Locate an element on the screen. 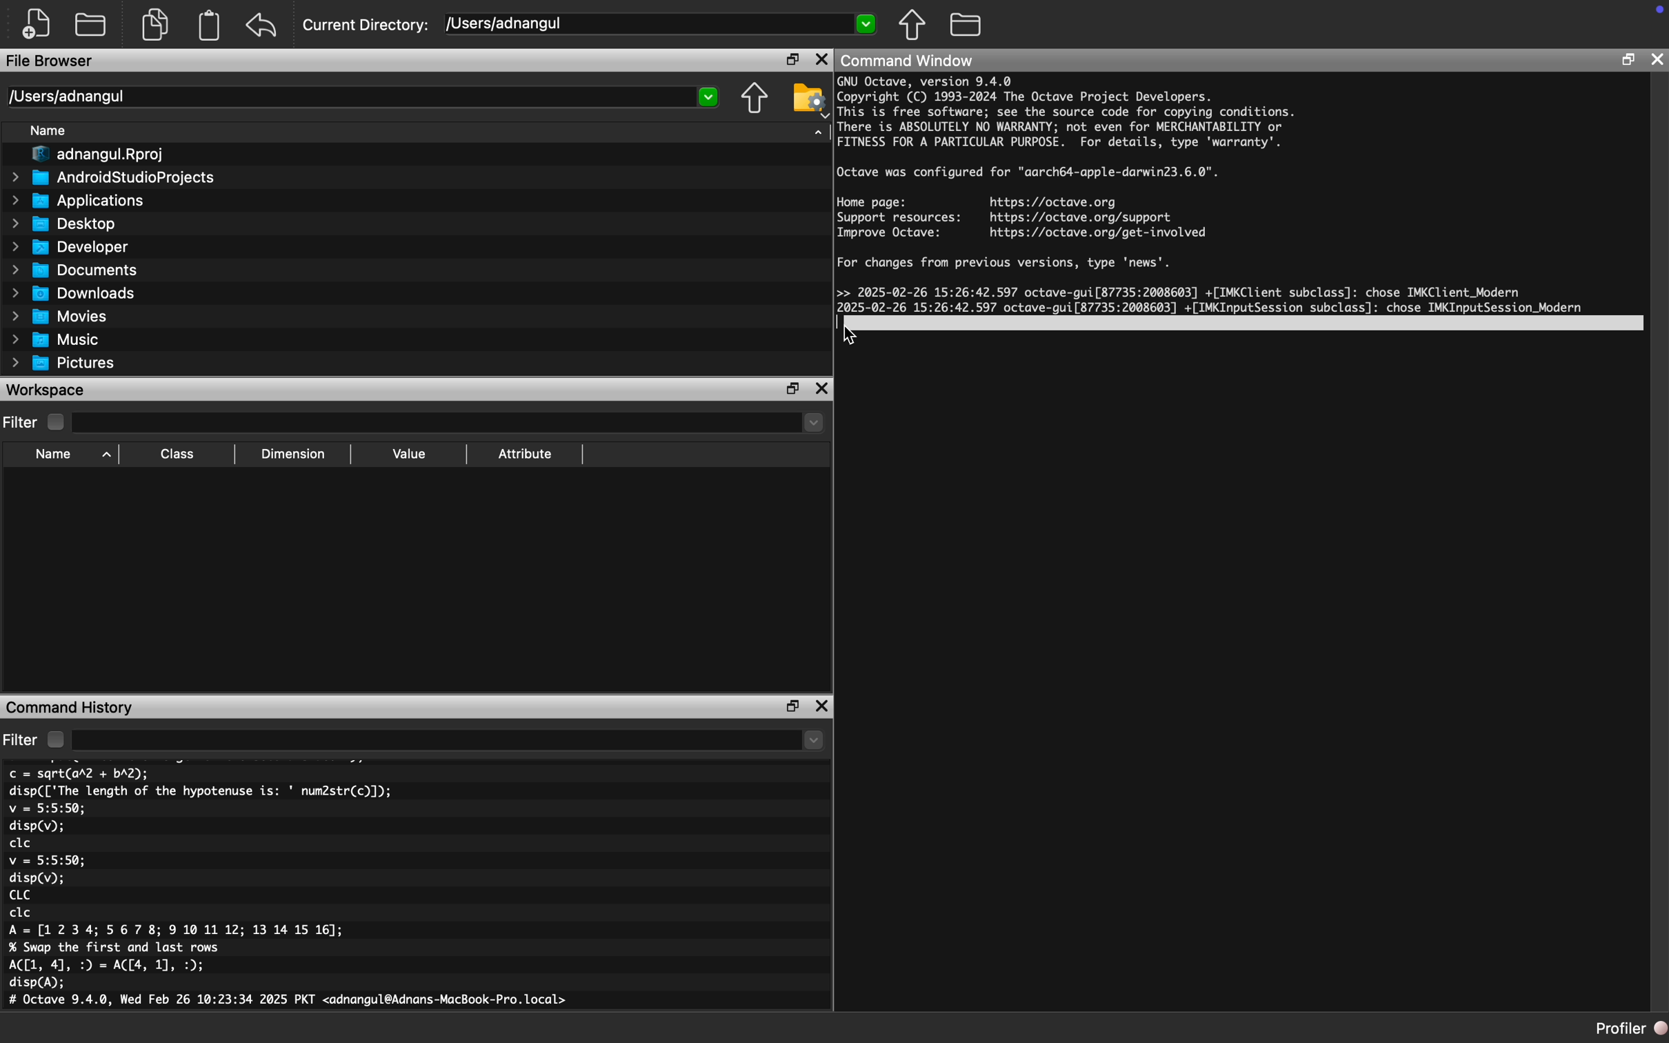 The height and width of the screenshot is (1043, 1669). Clipboard is located at coordinates (208, 26).